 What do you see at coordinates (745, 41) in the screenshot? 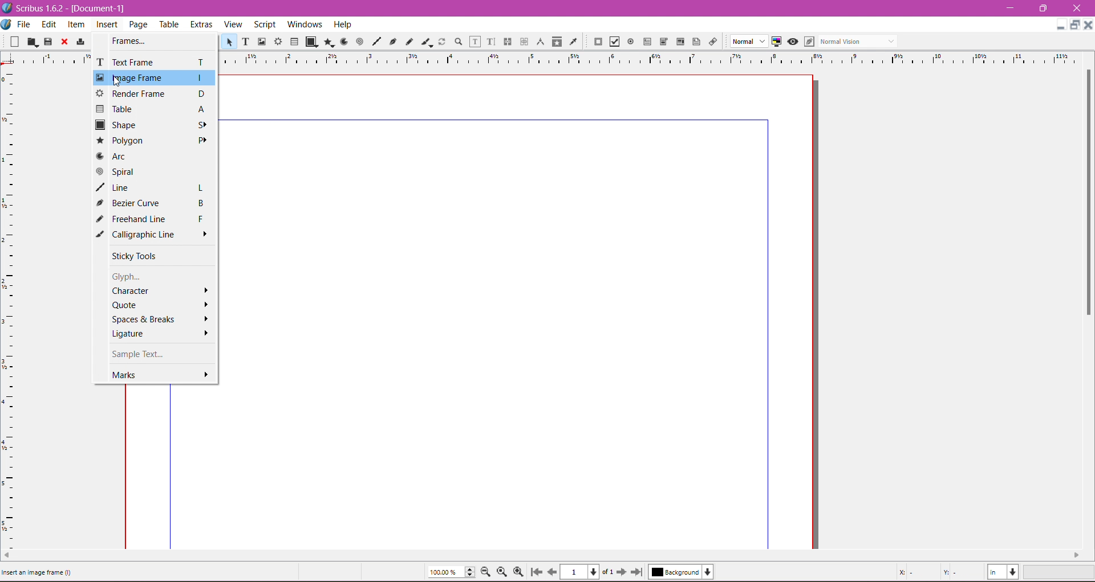
I see `Select the image preview quality` at bounding box center [745, 41].